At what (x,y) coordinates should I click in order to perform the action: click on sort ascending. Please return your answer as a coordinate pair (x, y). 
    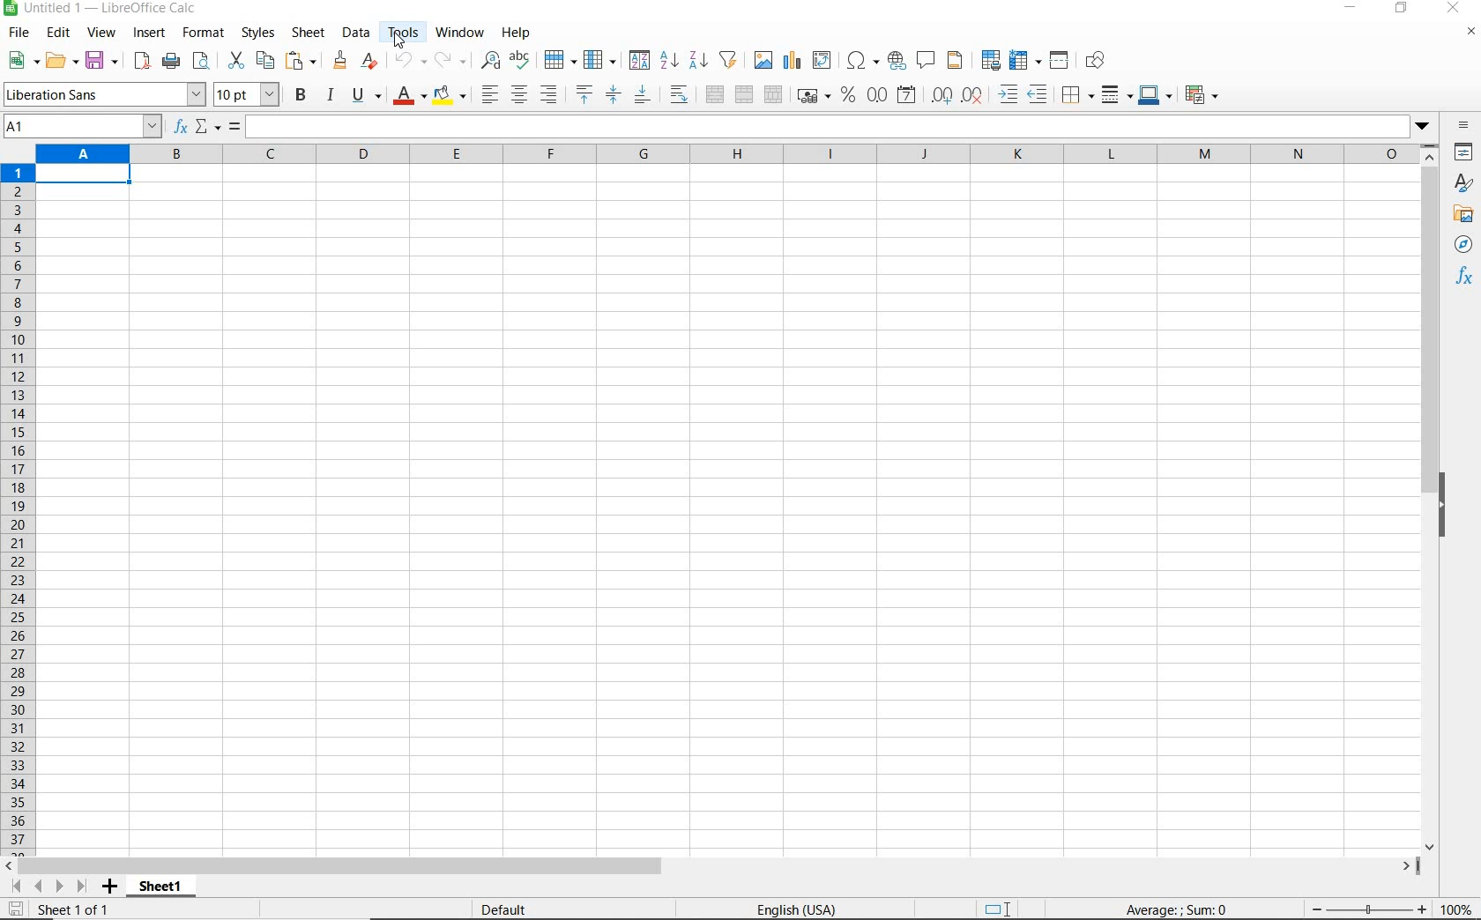
    Looking at the image, I should click on (668, 60).